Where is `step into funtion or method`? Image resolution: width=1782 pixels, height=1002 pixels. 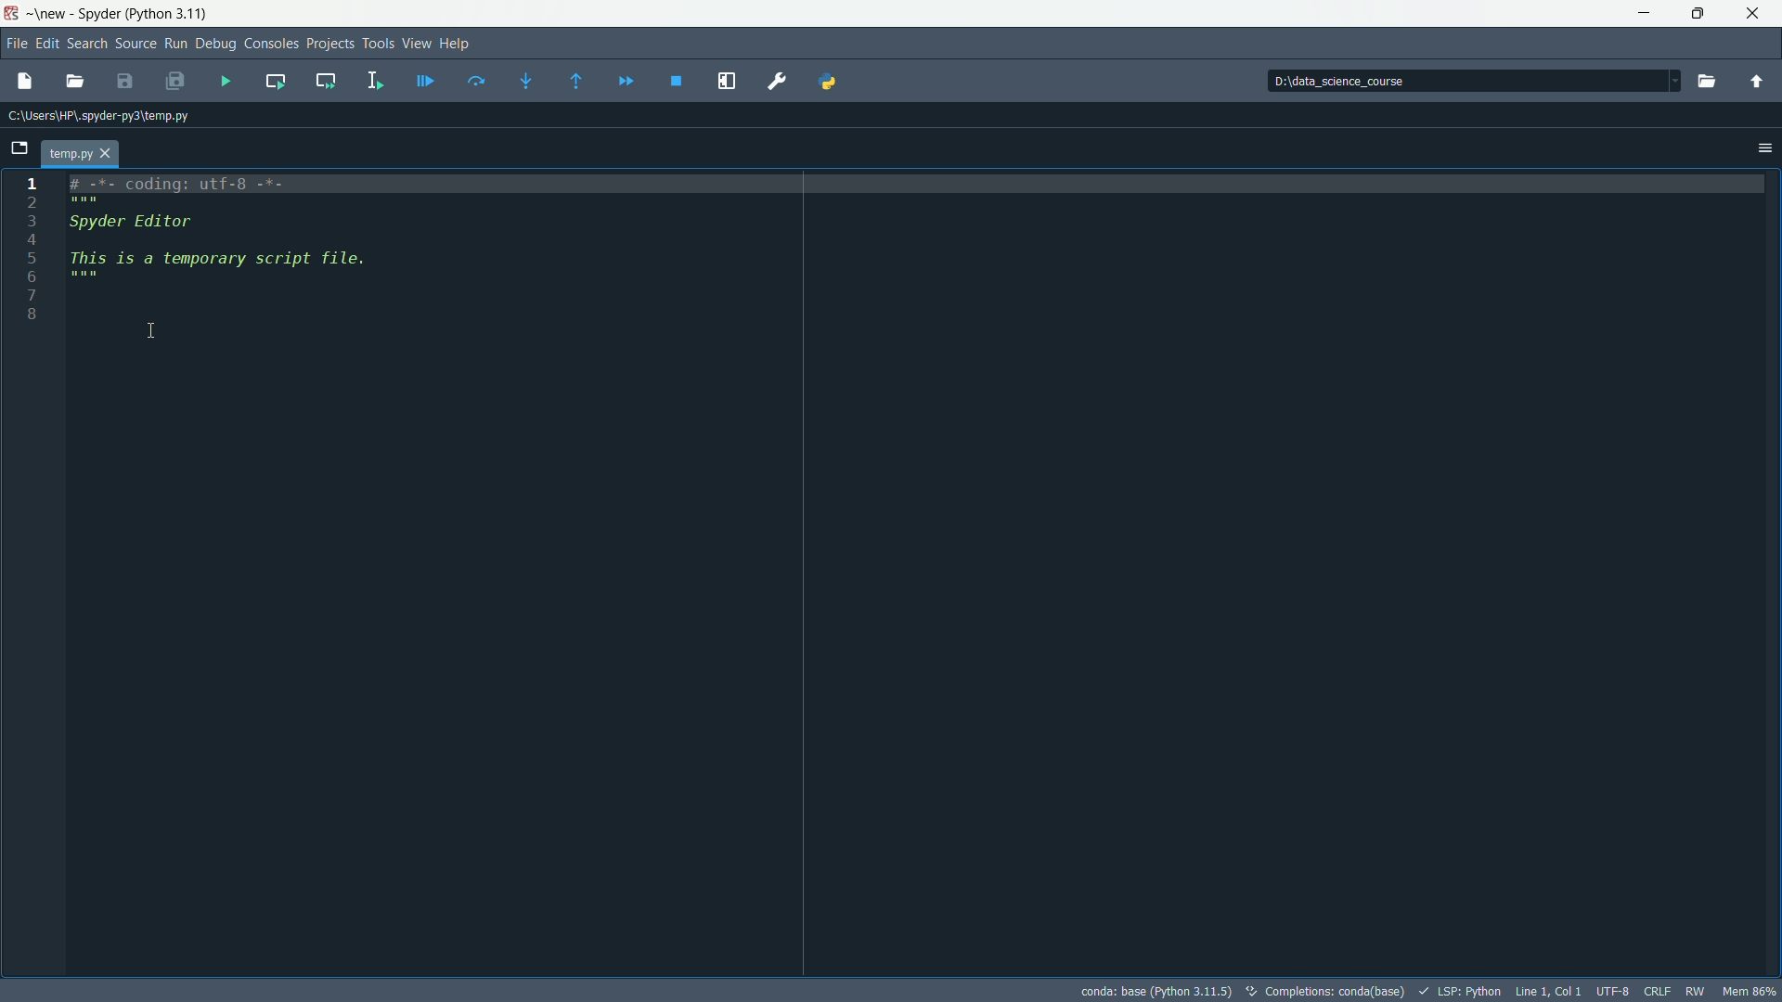 step into funtion or method is located at coordinates (534, 81).